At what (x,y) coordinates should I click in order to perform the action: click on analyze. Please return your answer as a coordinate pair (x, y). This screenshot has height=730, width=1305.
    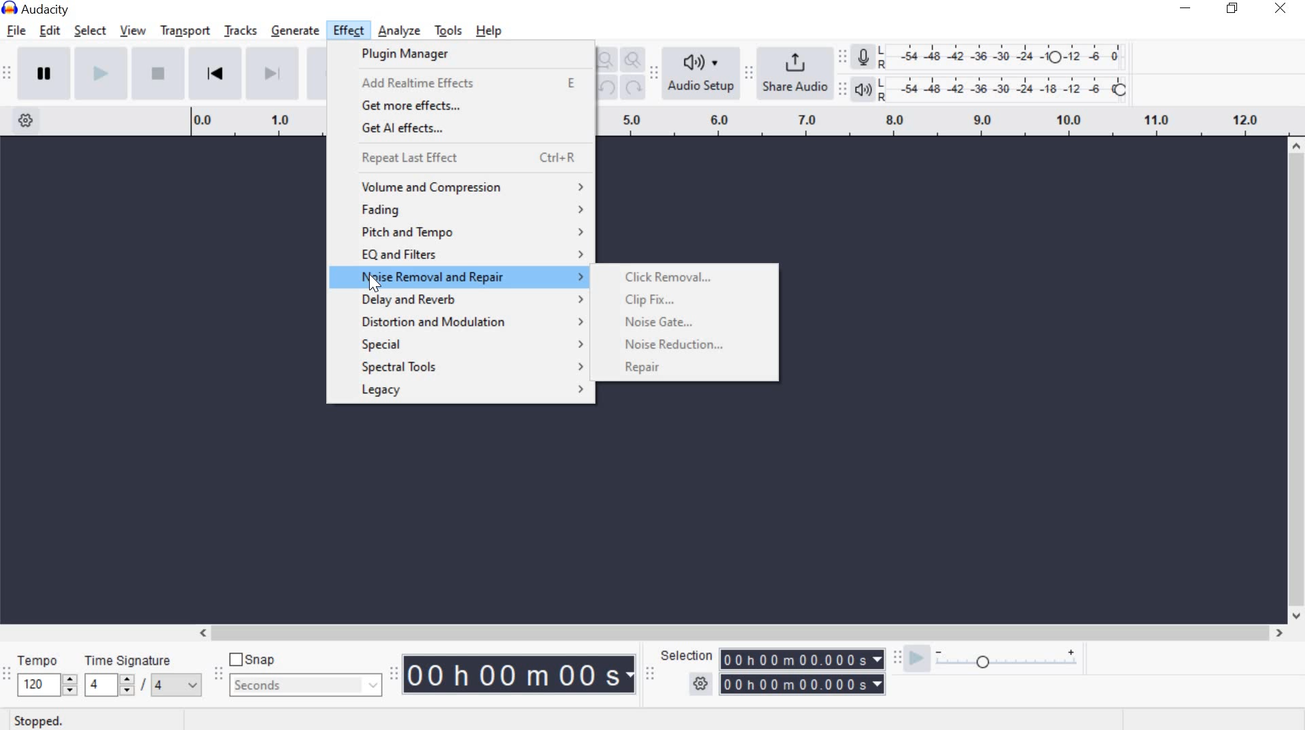
    Looking at the image, I should click on (400, 31).